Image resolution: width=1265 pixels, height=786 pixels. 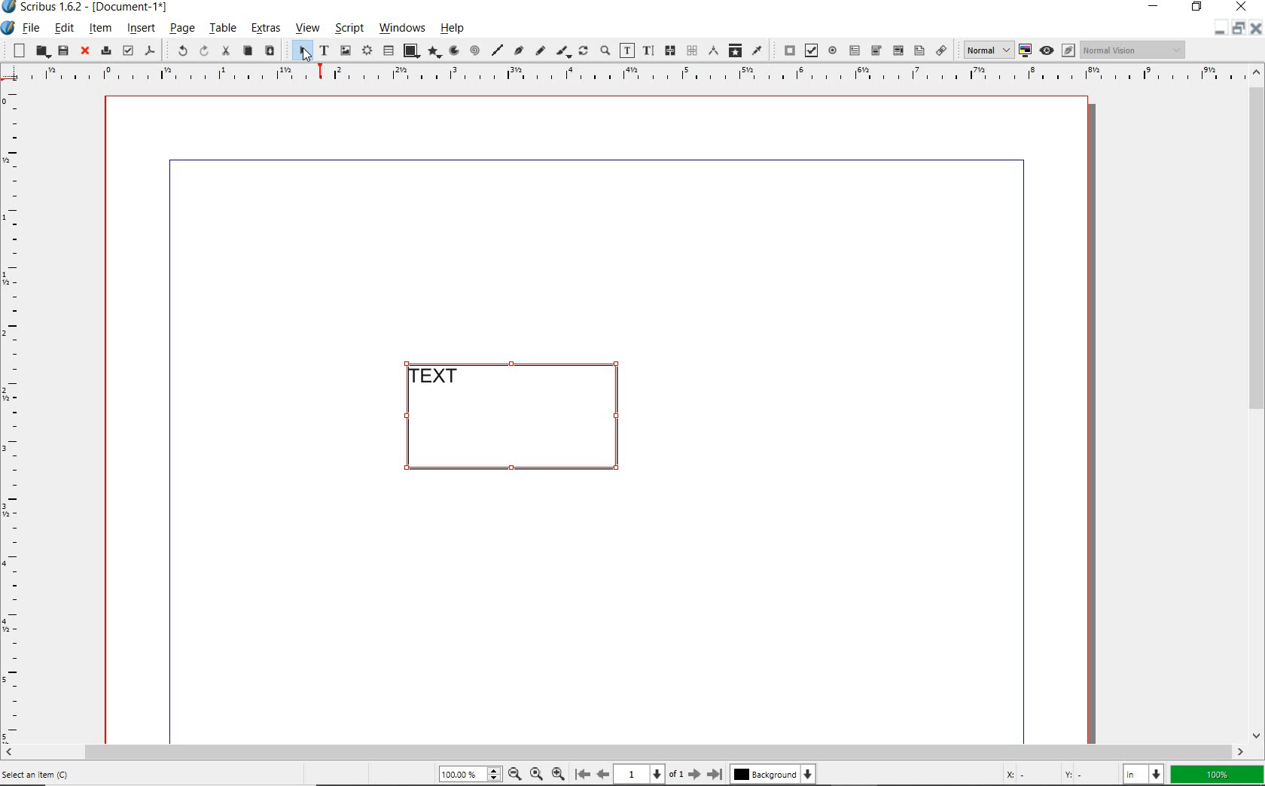 What do you see at coordinates (404, 29) in the screenshot?
I see `windows` at bounding box center [404, 29].